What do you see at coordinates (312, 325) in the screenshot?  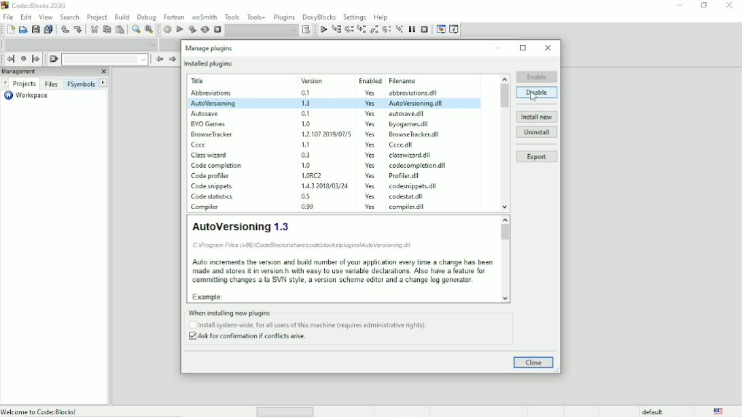 I see `install system-wide, for all users of this machine (requires administrative rights).` at bounding box center [312, 325].